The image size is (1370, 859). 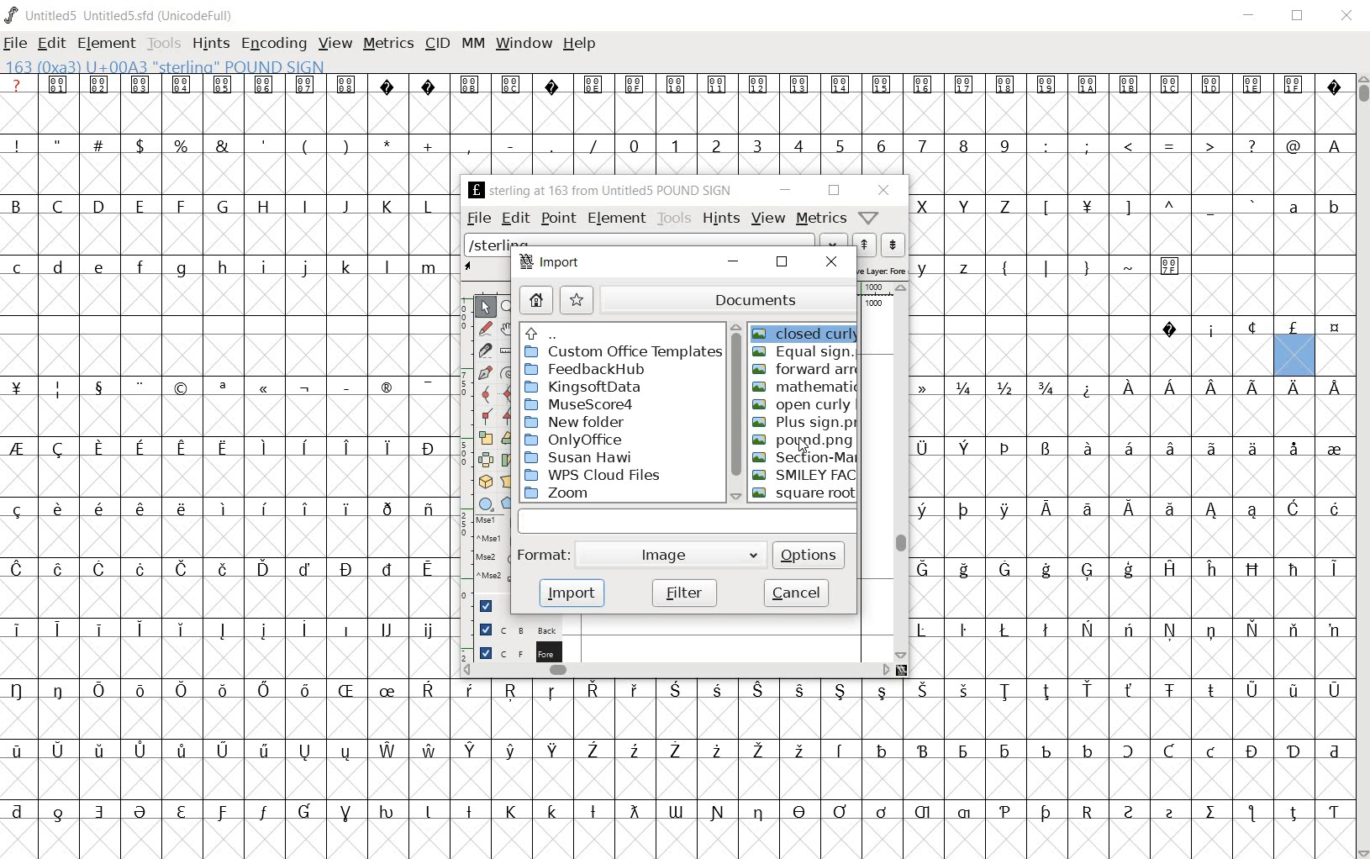 What do you see at coordinates (881, 145) in the screenshot?
I see `6` at bounding box center [881, 145].